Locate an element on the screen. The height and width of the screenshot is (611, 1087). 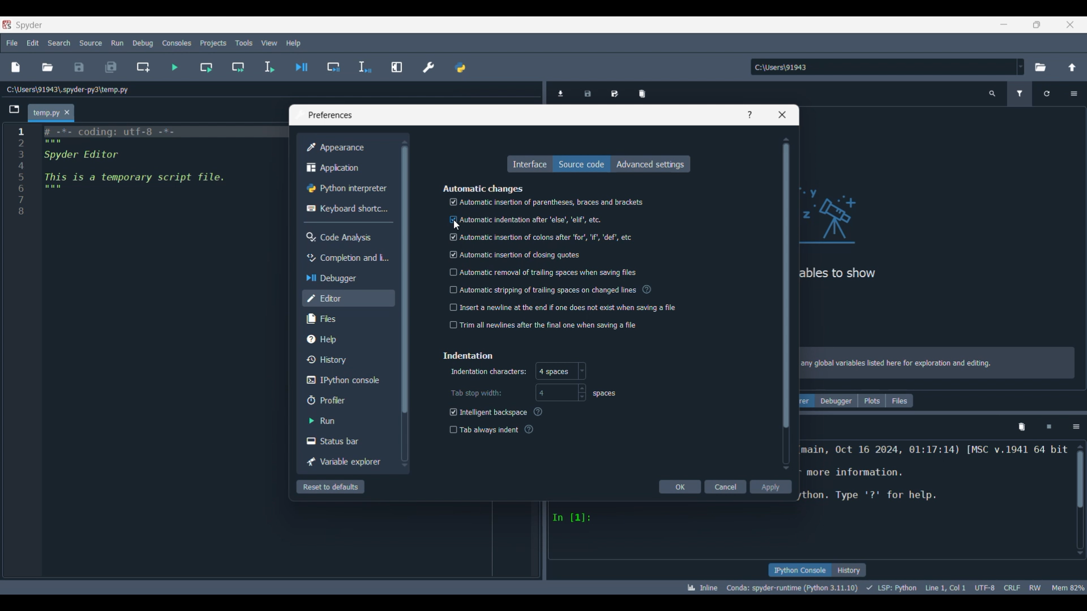
Code details is located at coordinates (885, 588).